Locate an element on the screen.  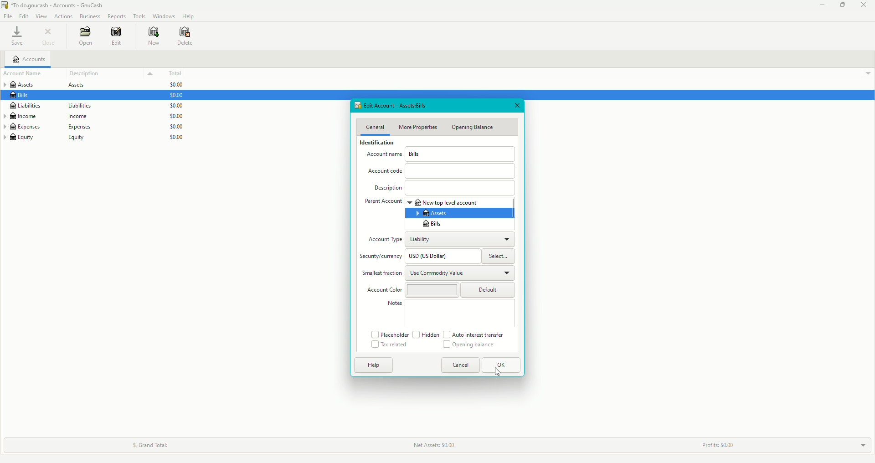
Description is located at coordinates (111, 73).